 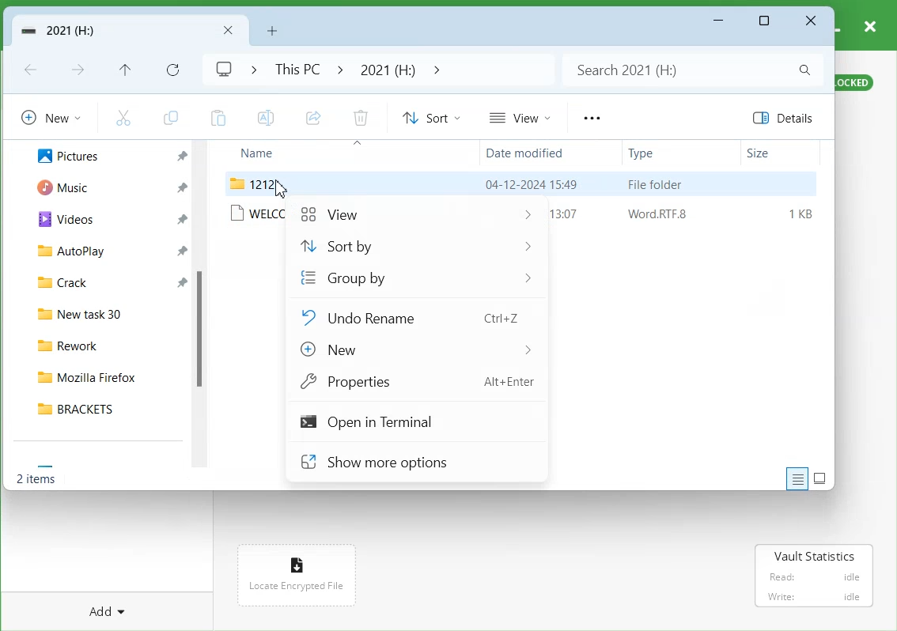 I want to click on Vault Folder, so click(x=108, y=29).